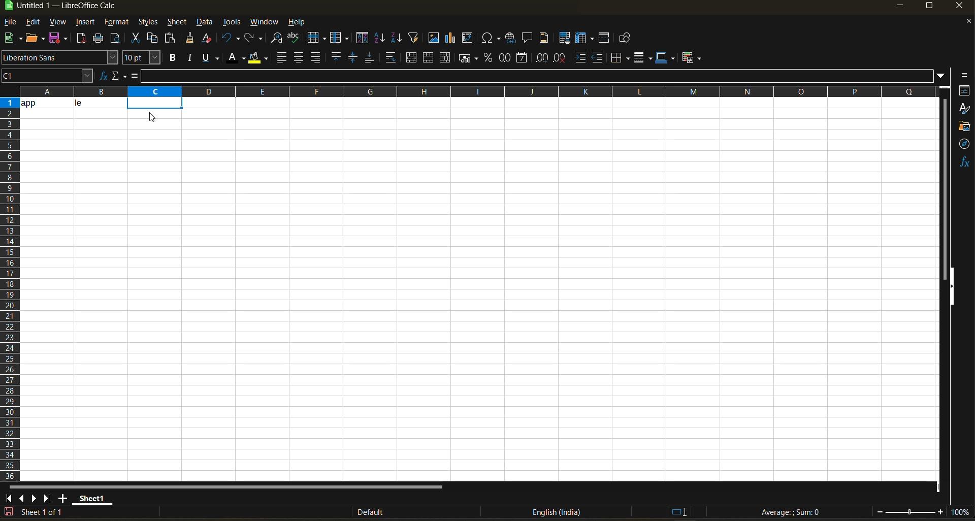 The height and width of the screenshot is (521, 975). I want to click on scroll to first sheet, so click(9, 497).